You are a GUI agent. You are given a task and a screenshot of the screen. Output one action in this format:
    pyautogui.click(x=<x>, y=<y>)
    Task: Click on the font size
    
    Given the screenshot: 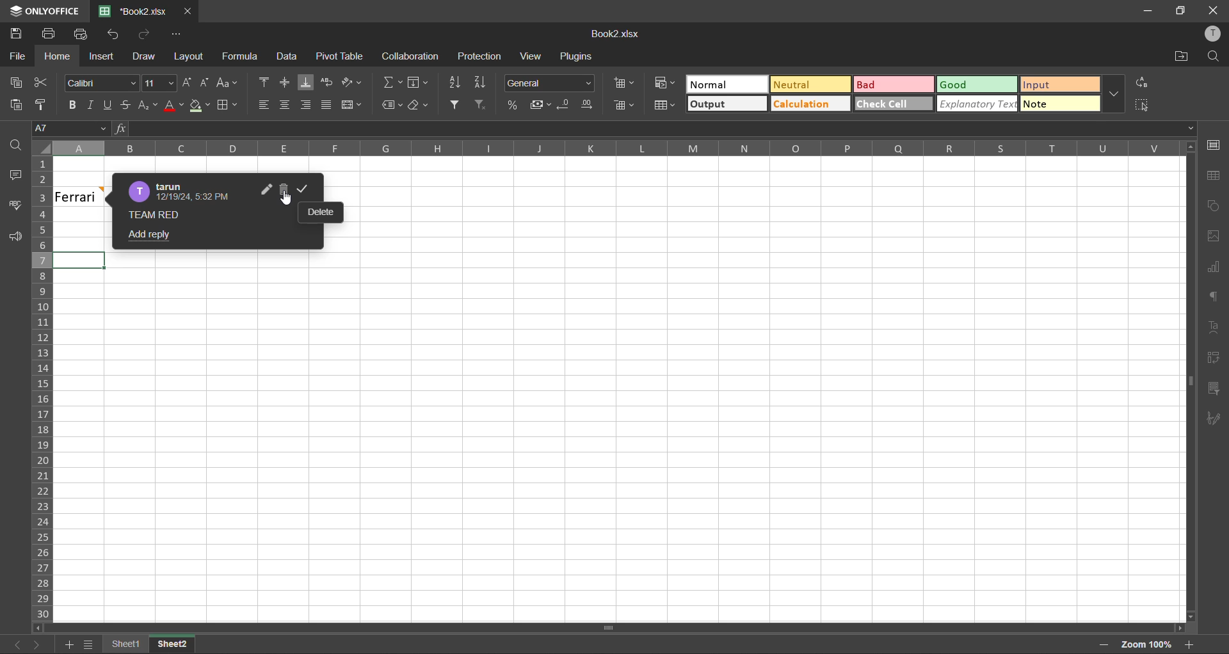 What is the action you would take?
    pyautogui.click(x=159, y=84)
    